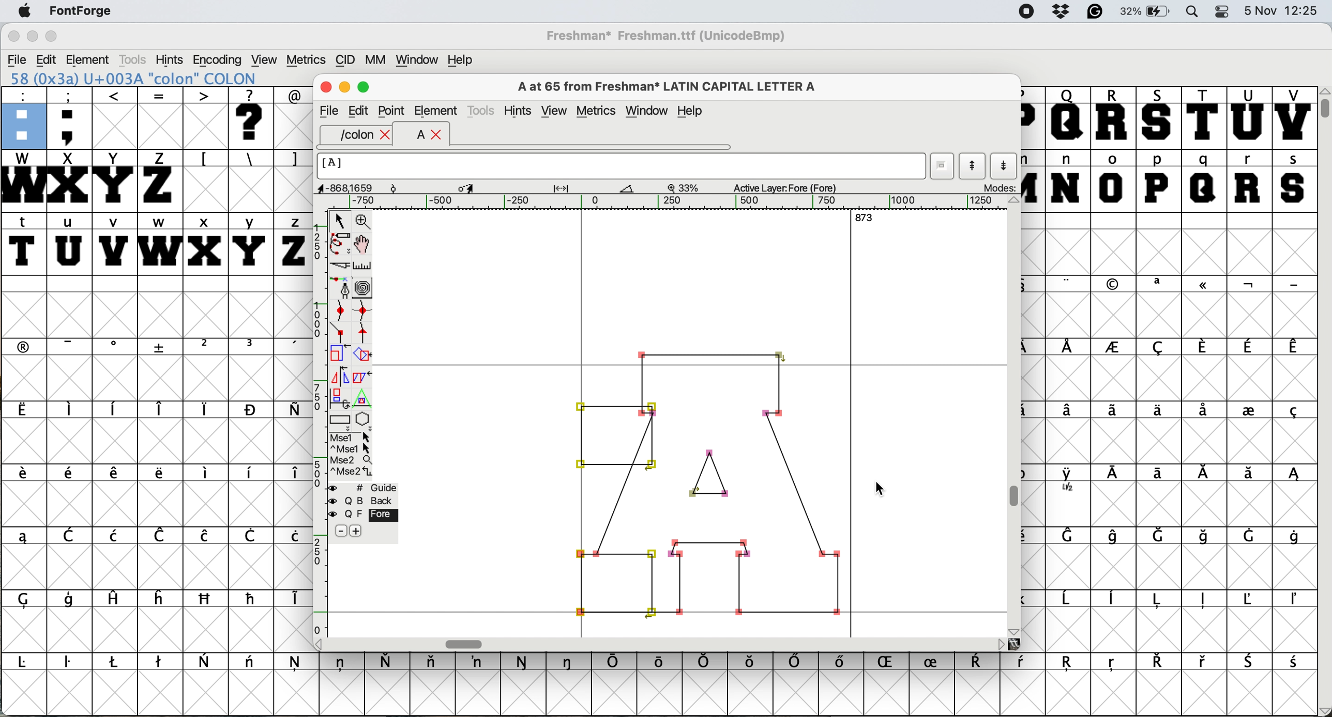 The image size is (1332, 717). I want to click on ;, so click(71, 117).